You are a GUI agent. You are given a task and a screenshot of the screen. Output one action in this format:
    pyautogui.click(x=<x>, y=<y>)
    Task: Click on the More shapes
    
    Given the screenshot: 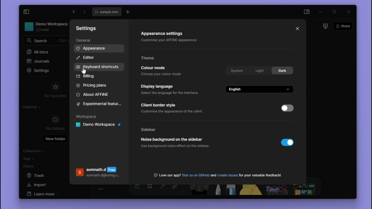 What is the action you would take?
    pyautogui.click(x=306, y=190)
    